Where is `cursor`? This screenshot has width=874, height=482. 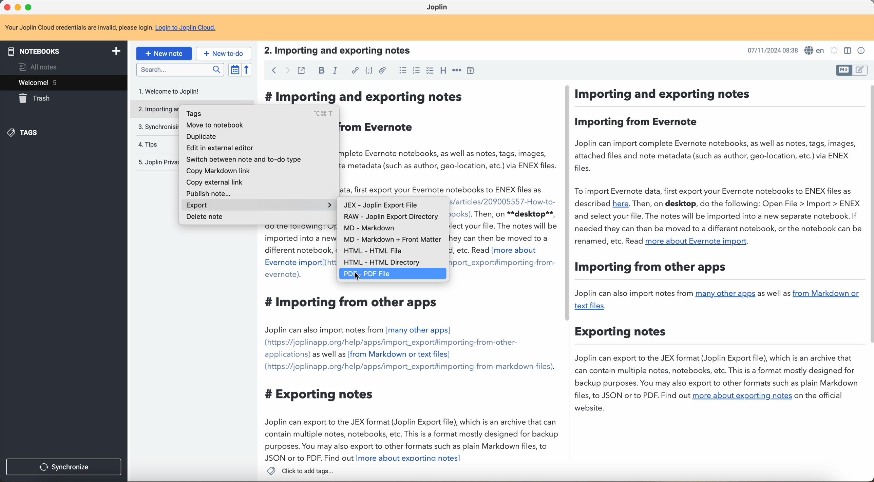
cursor is located at coordinates (358, 276).